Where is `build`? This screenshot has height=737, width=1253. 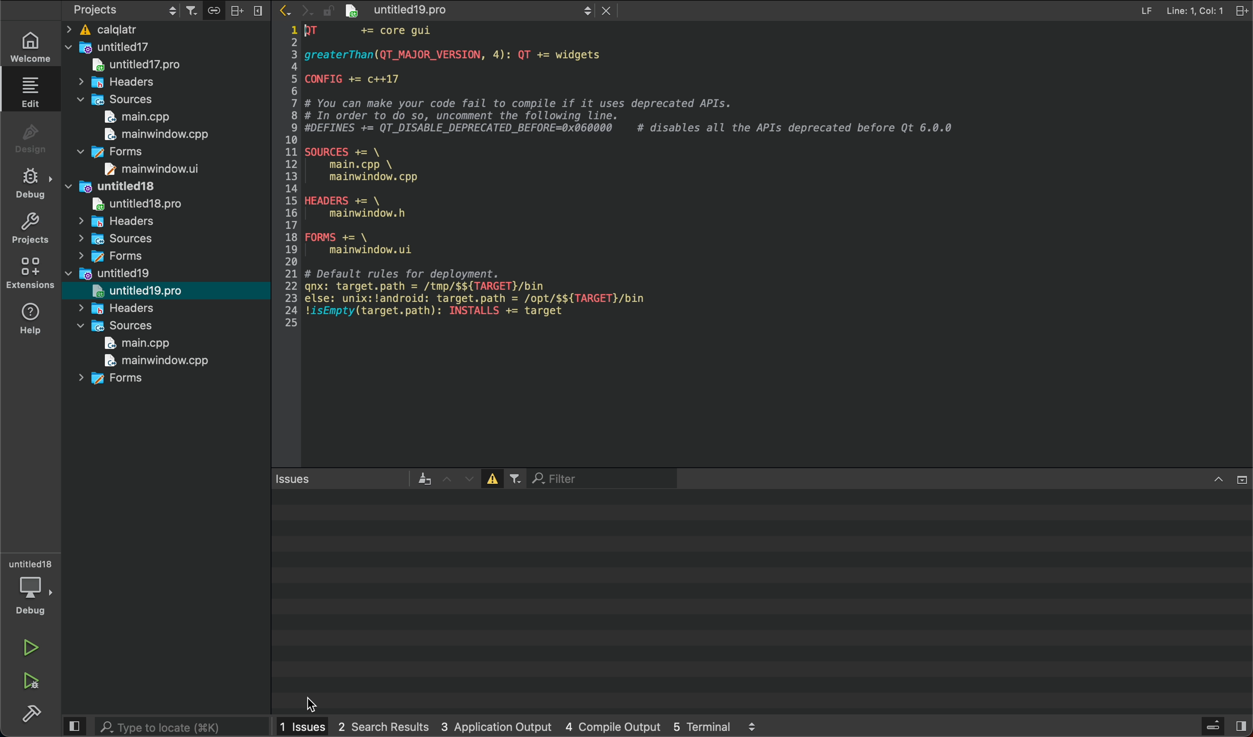 build is located at coordinates (31, 711).